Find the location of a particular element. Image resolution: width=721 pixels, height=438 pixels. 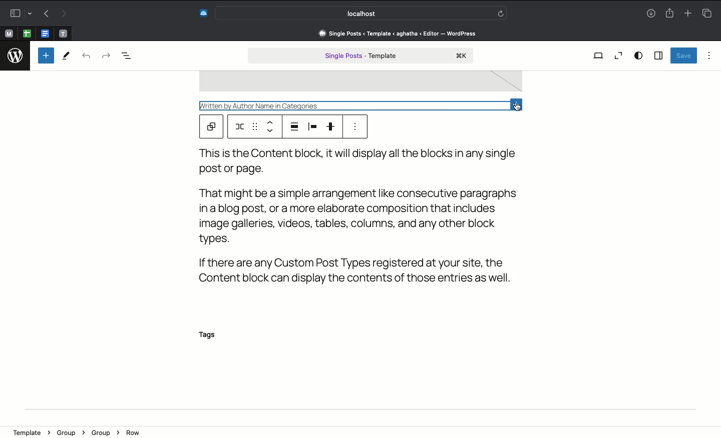

Add block is located at coordinates (518, 102).